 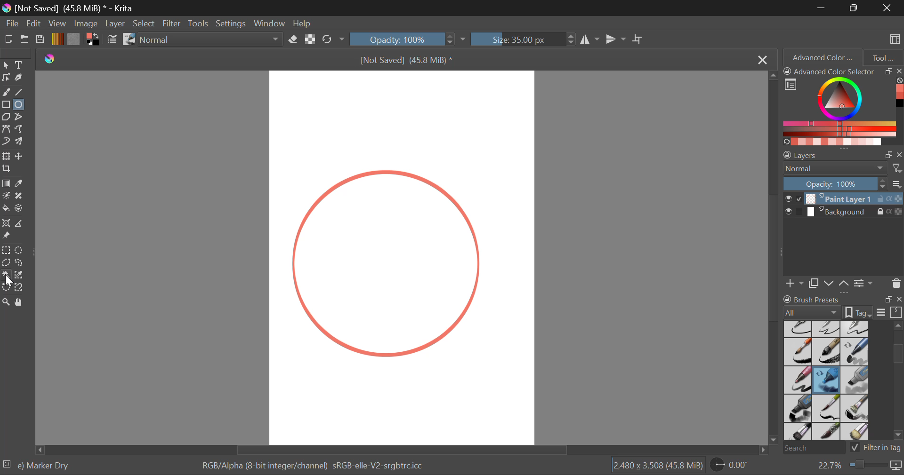 What do you see at coordinates (6, 156) in the screenshot?
I see `Transform a layer` at bounding box center [6, 156].